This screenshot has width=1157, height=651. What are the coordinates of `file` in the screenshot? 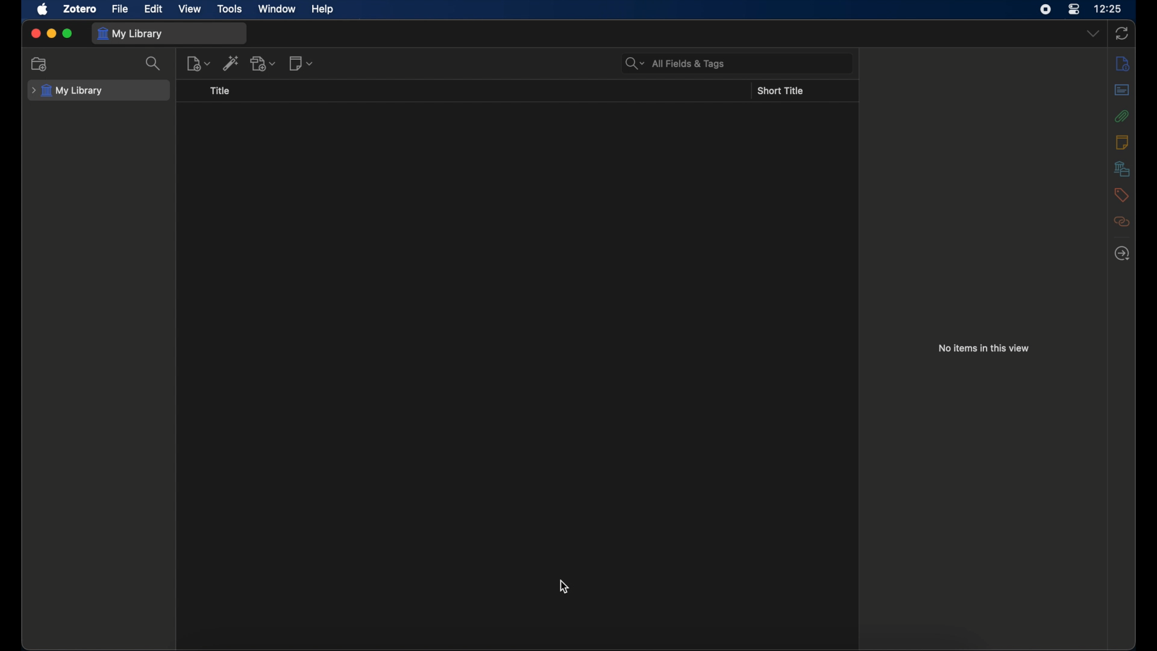 It's located at (120, 8).